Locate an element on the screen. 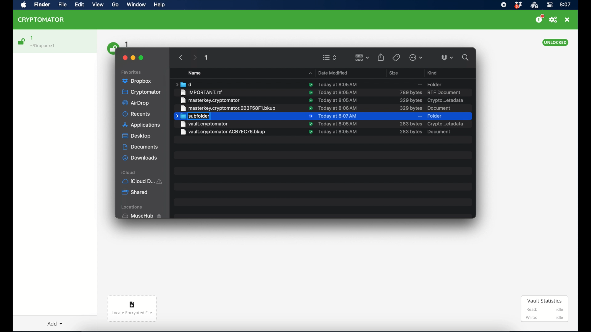 The height and width of the screenshot is (332, 591). sync is located at coordinates (310, 100).